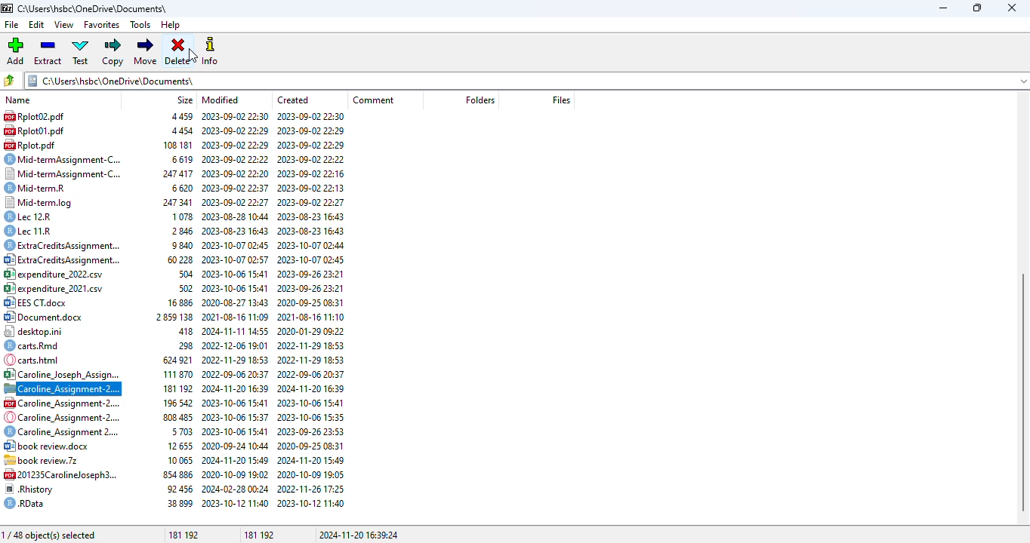 This screenshot has height=543, width=1030. Describe the element at coordinates (182, 535) in the screenshot. I see `181 192` at that location.